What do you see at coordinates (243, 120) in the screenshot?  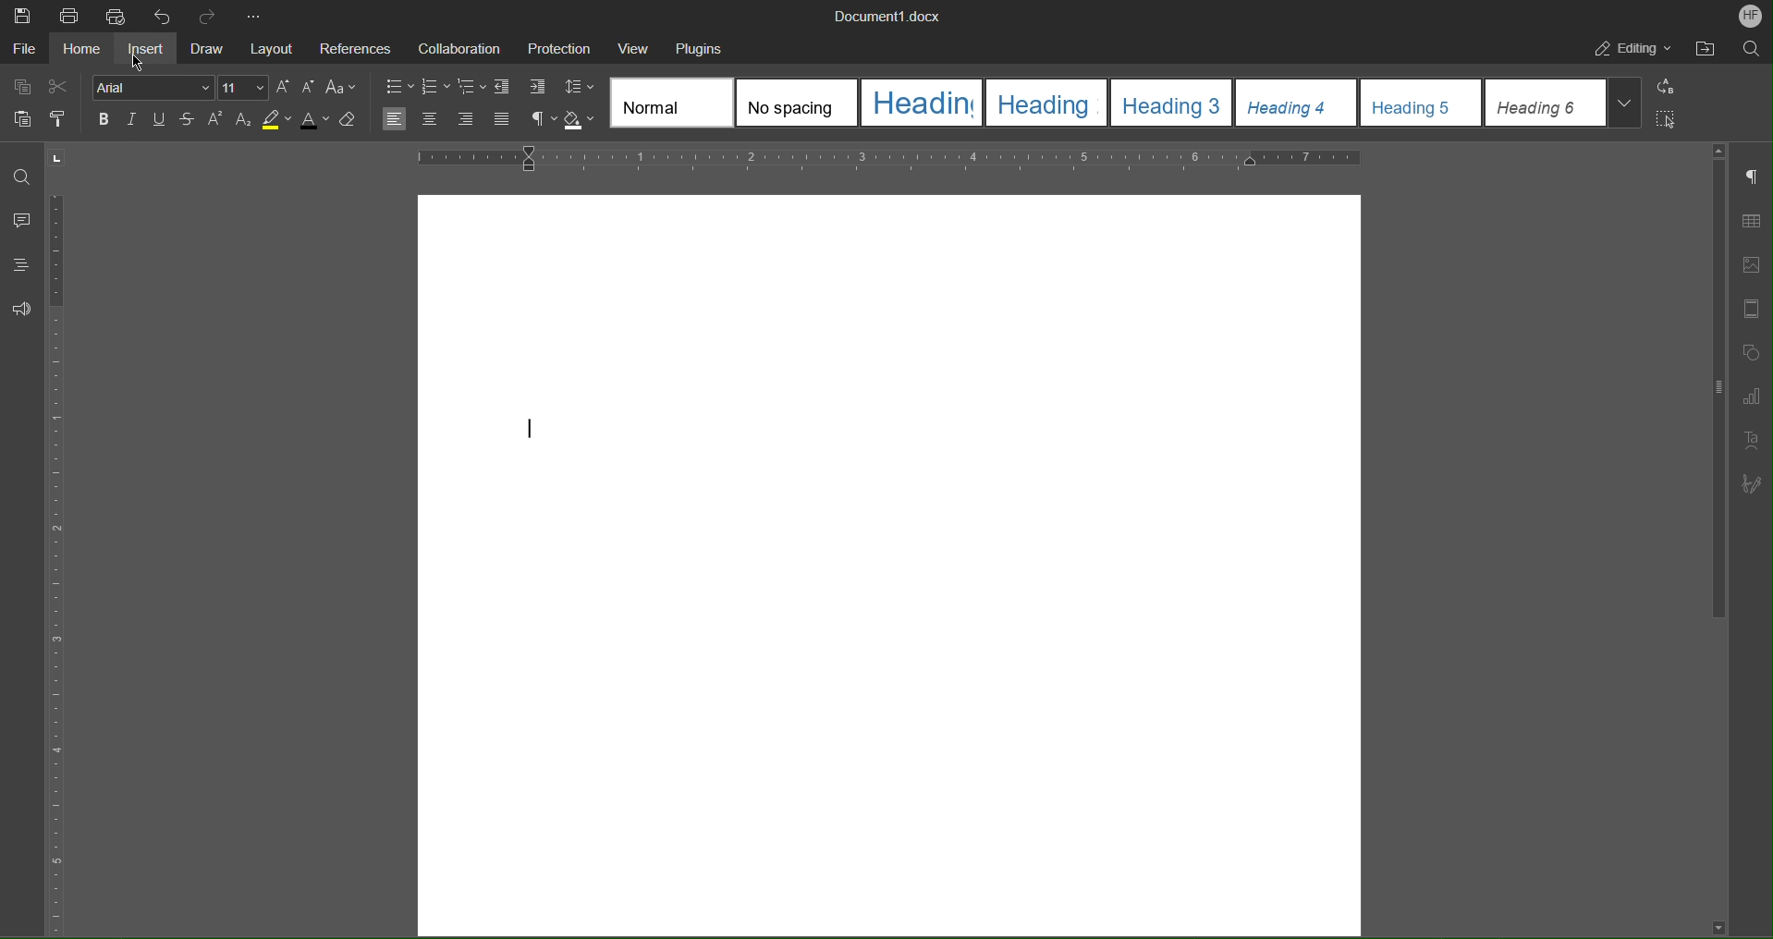 I see `Subscript` at bounding box center [243, 120].